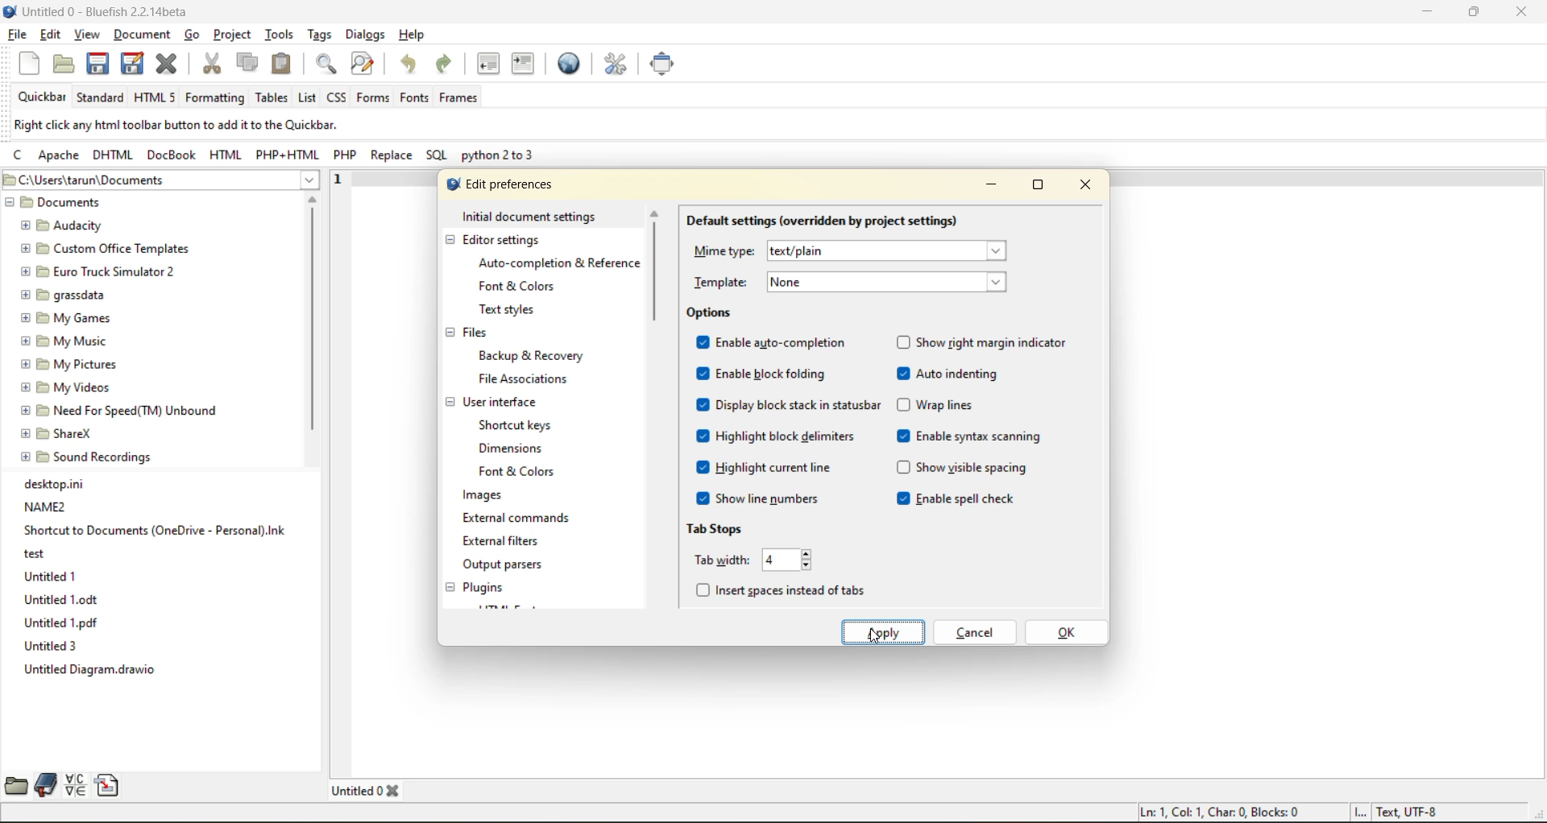  I want to click on apache, so click(58, 158).